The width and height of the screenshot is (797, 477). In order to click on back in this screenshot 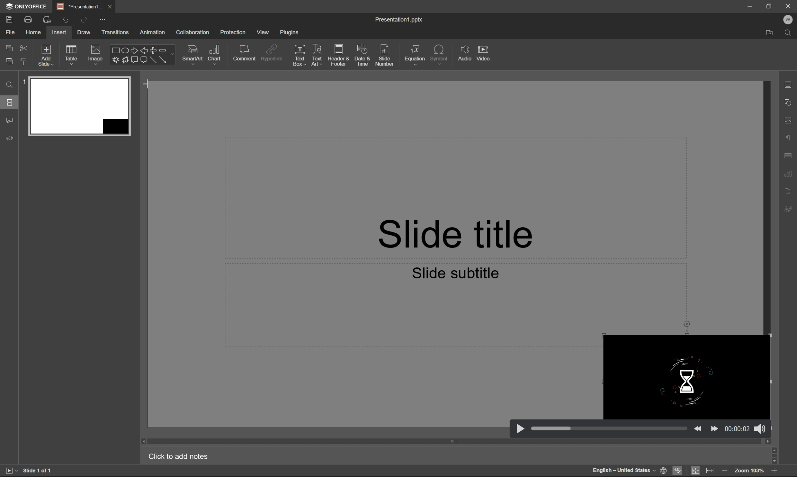, I will do `click(698, 428)`.